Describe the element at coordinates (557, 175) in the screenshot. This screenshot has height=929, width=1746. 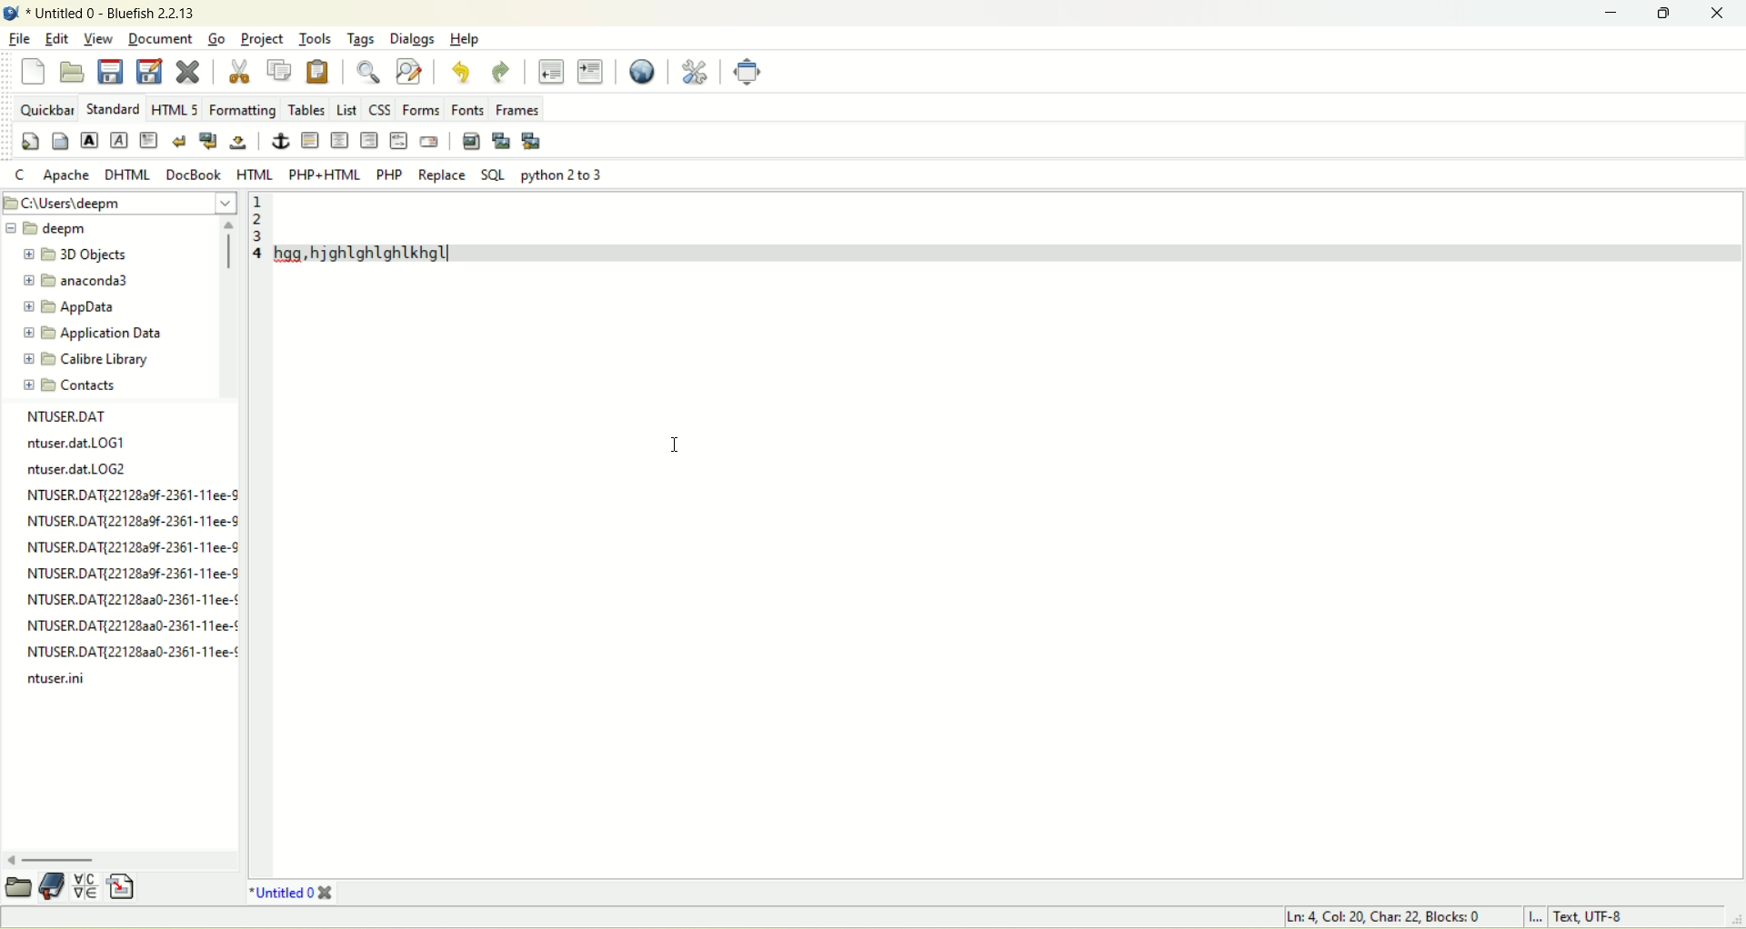
I see `python 2 to 3` at that location.